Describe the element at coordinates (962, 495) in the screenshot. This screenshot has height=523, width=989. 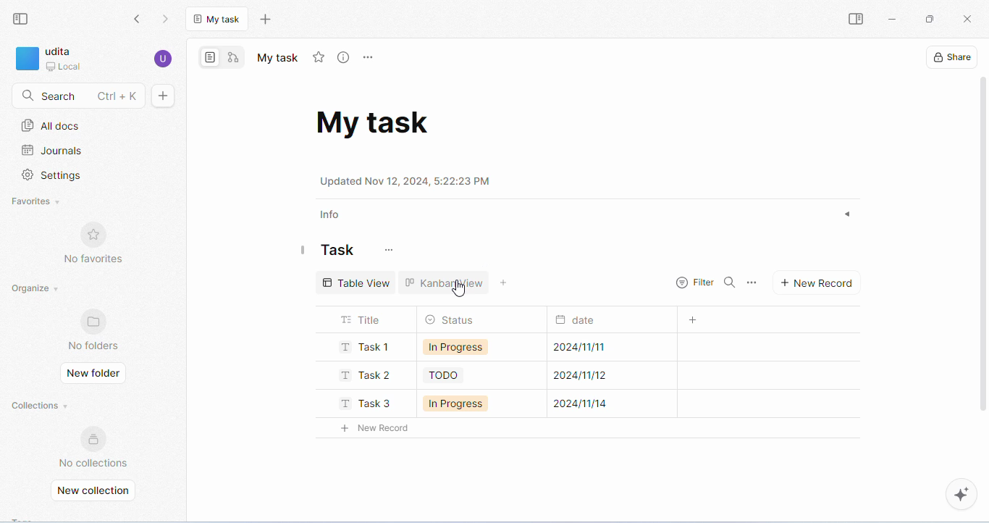
I see `affine AI assistant` at that location.